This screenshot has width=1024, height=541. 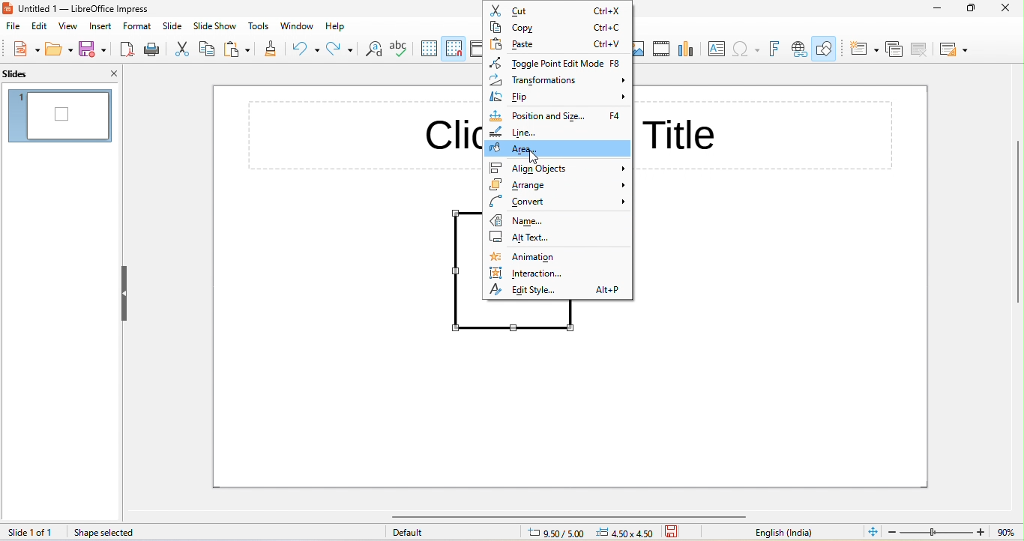 I want to click on export pdf, so click(x=127, y=49).